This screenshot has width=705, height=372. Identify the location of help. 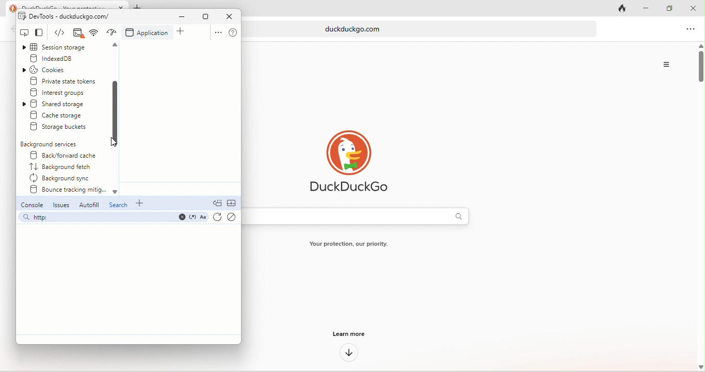
(233, 33).